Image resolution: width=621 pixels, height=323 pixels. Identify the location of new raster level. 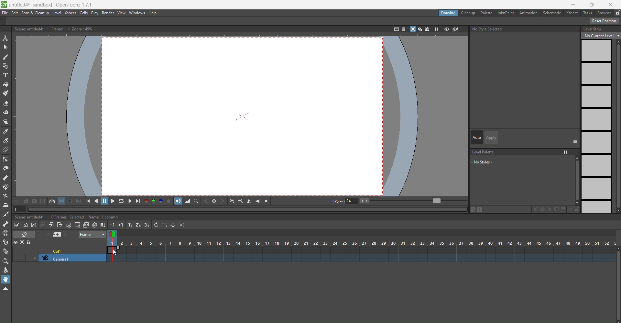
(26, 226).